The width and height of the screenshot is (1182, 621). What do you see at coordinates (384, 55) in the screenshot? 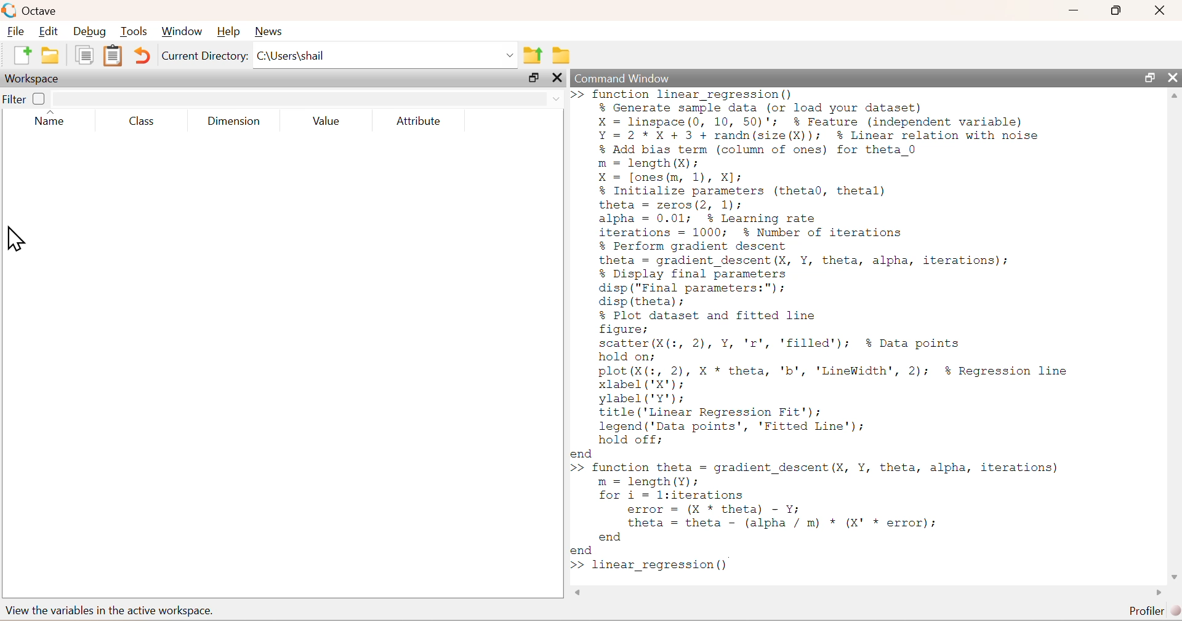
I see `C:\Users|shail` at bounding box center [384, 55].